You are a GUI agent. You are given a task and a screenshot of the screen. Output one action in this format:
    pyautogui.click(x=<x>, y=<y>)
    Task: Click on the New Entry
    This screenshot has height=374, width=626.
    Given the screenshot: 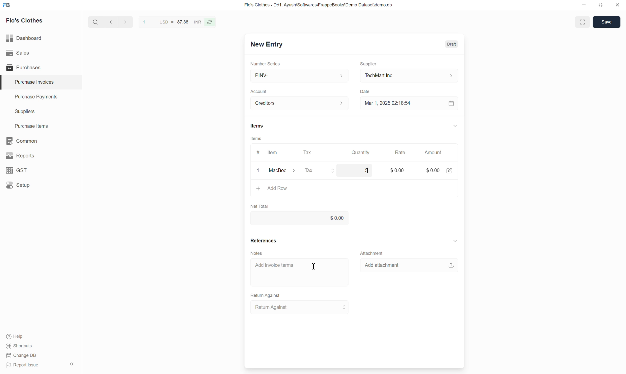 What is the action you would take?
    pyautogui.click(x=267, y=44)
    